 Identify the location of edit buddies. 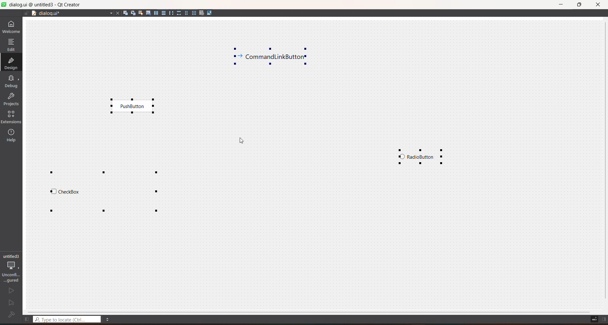
(140, 12).